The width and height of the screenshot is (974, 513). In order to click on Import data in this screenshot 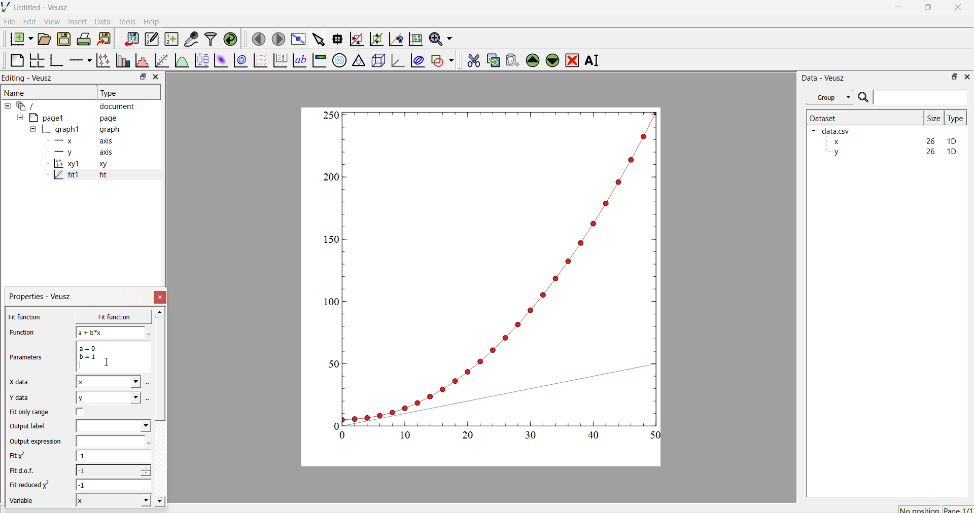, I will do `click(129, 39)`.